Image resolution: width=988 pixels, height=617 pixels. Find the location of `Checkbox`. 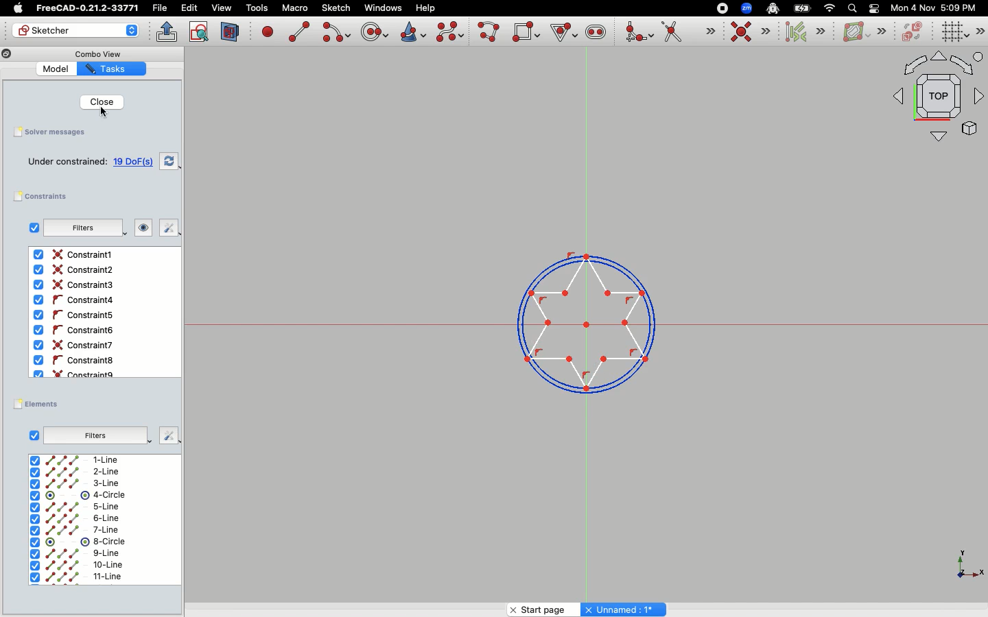

Checkbox is located at coordinates (31, 228).